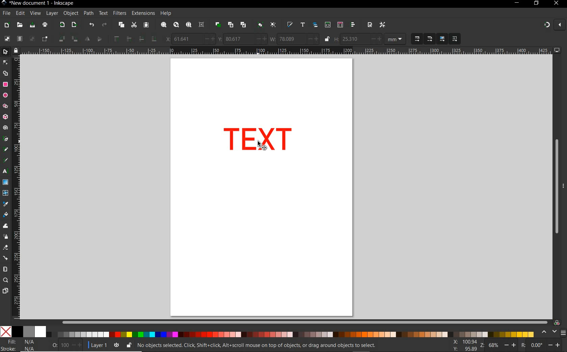  I want to click on import, so click(62, 25).